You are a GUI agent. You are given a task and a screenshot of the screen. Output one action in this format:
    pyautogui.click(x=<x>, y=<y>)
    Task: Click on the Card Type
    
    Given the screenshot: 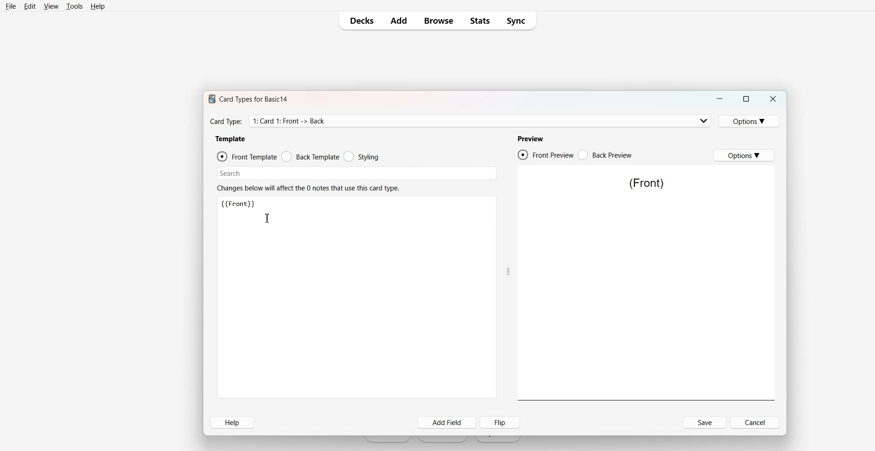 What is the action you would take?
    pyautogui.click(x=480, y=121)
    